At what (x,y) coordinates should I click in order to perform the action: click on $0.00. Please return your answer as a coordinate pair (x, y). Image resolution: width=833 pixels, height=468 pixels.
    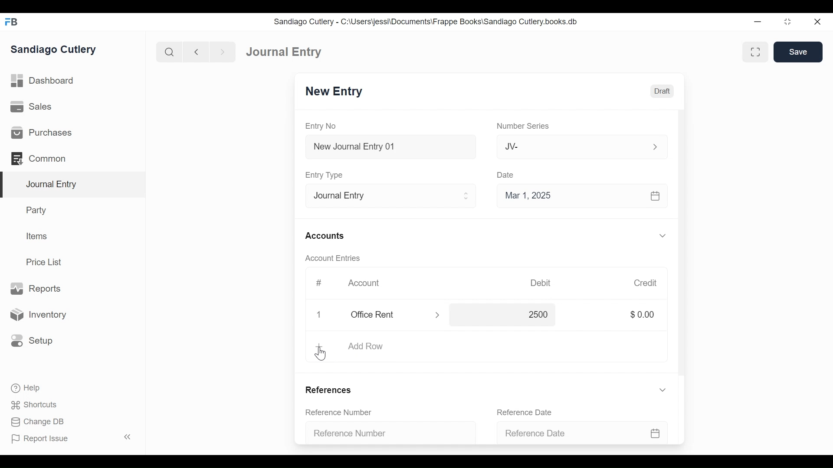
    Looking at the image, I should click on (642, 315).